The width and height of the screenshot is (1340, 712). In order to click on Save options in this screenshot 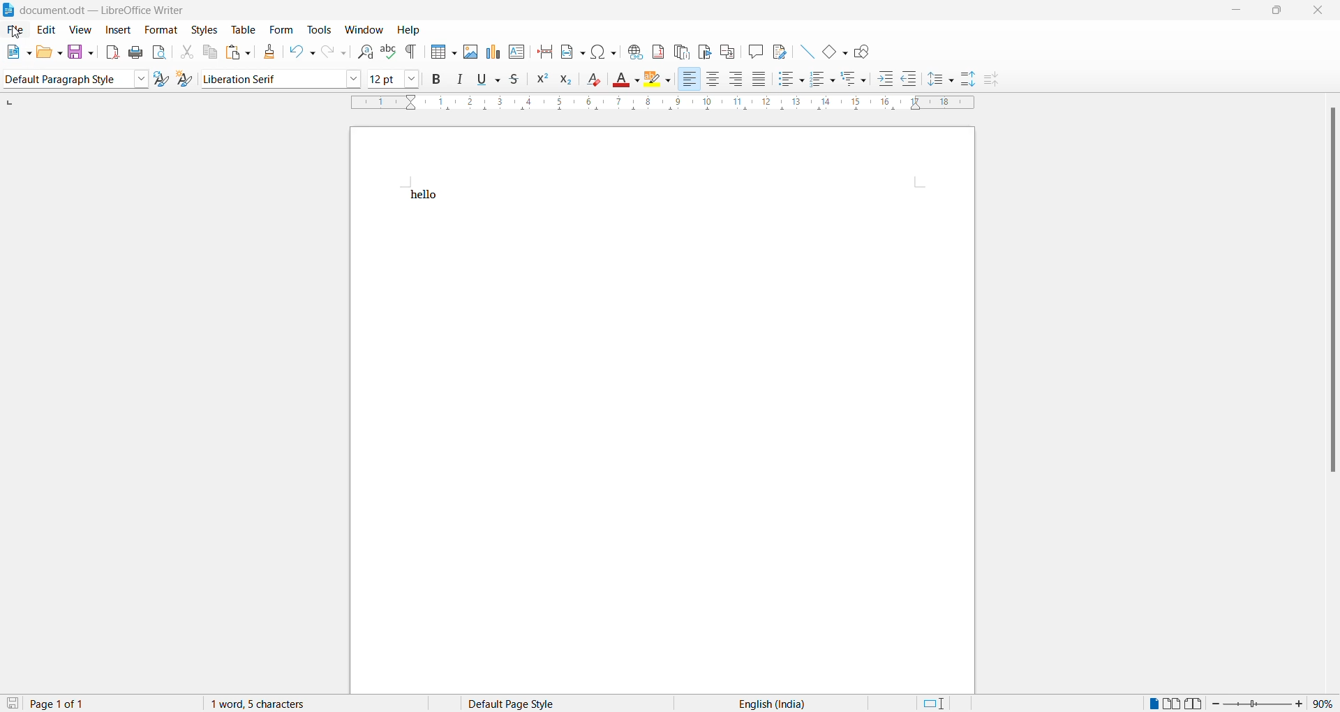, I will do `click(80, 52)`.